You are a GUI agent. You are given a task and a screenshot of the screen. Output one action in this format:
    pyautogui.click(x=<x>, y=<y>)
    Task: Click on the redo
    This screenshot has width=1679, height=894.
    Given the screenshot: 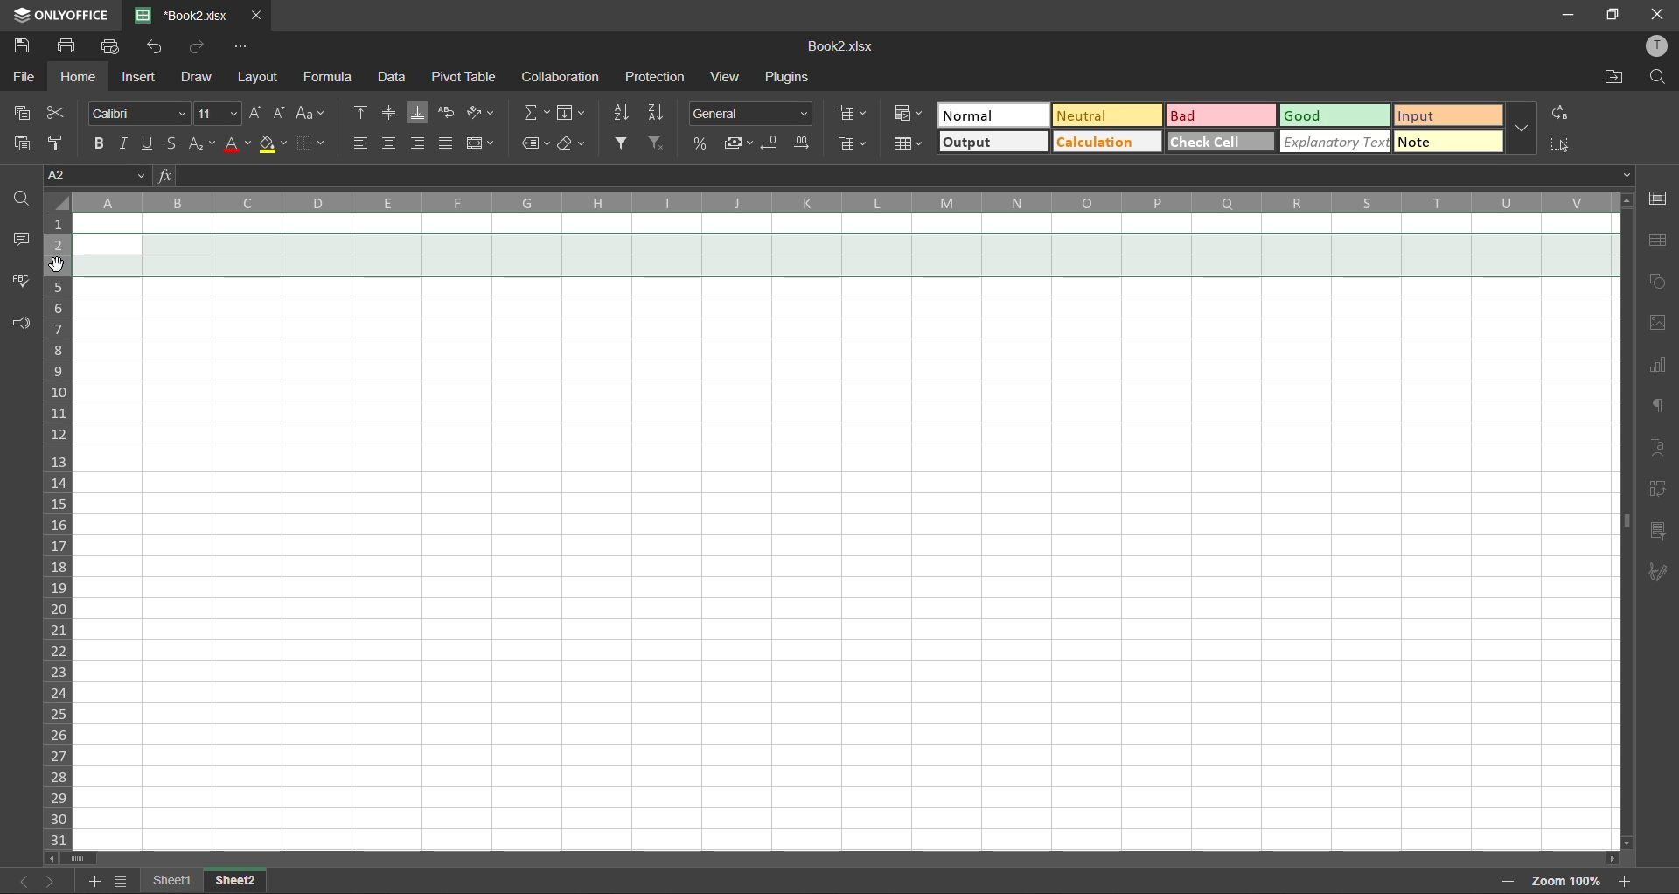 What is the action you would take?
    pyautogui.click(x=197, y=46)
    